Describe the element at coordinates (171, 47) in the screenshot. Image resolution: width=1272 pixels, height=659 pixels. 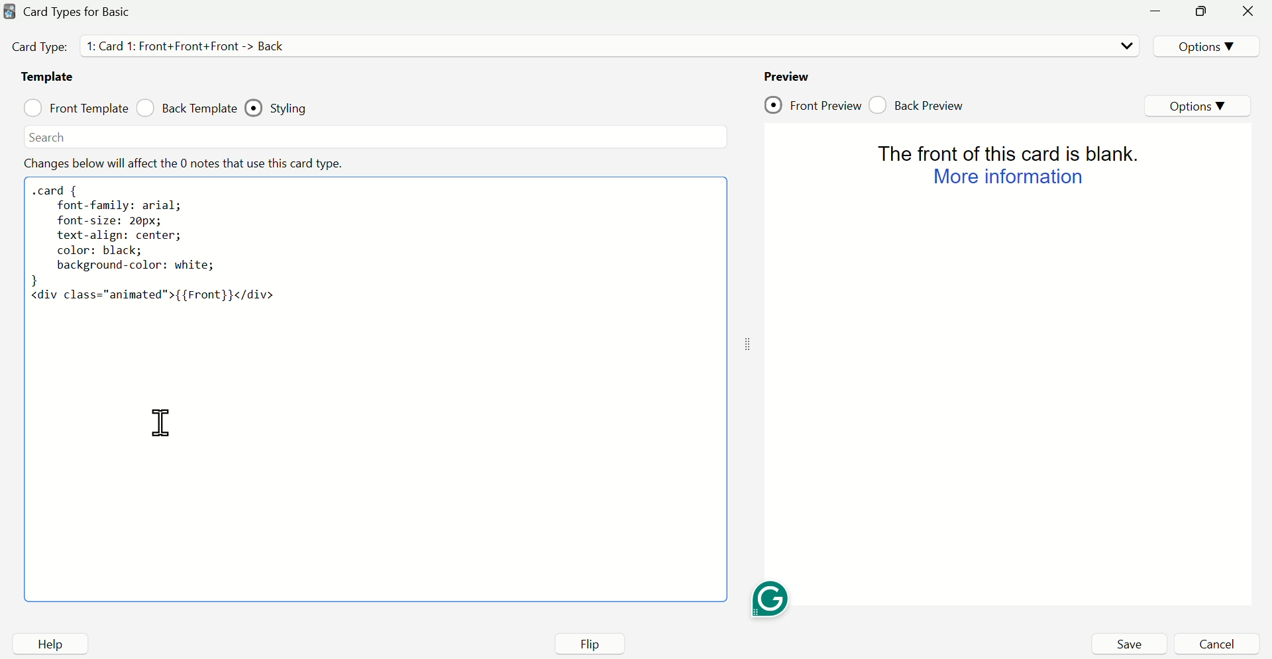
I see `Card Type` at that location.